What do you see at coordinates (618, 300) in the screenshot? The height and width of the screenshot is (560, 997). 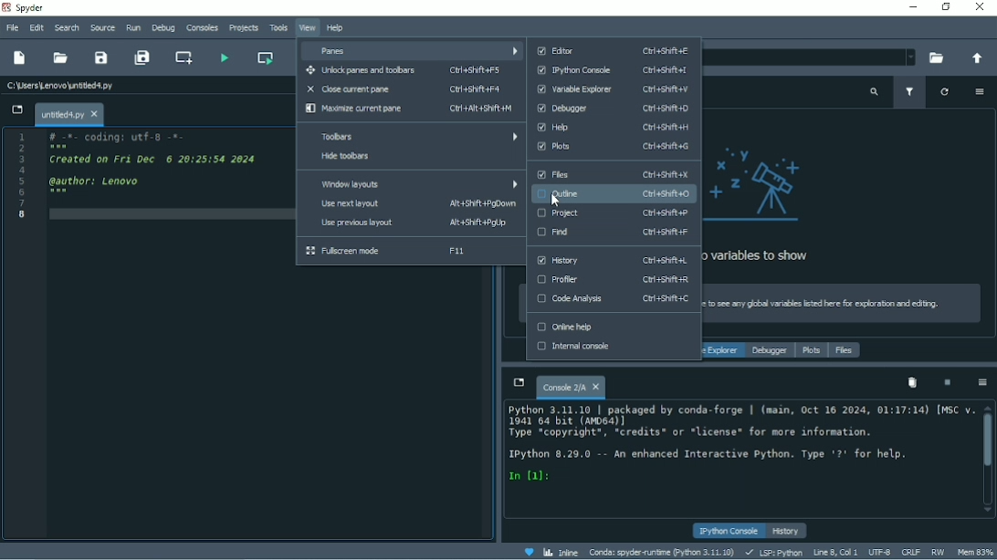 I see `Code Analysis` at bounding box center [618, 300].